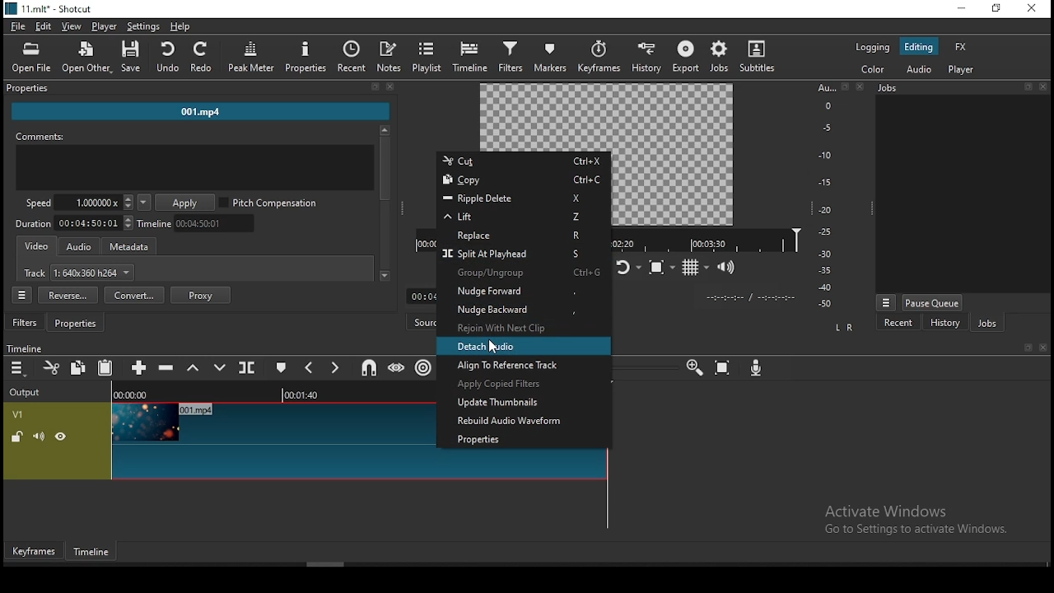  What do you see at coordinates (917, 69) in the screenshot?
I see `audio` at bounding box center [917, 69].